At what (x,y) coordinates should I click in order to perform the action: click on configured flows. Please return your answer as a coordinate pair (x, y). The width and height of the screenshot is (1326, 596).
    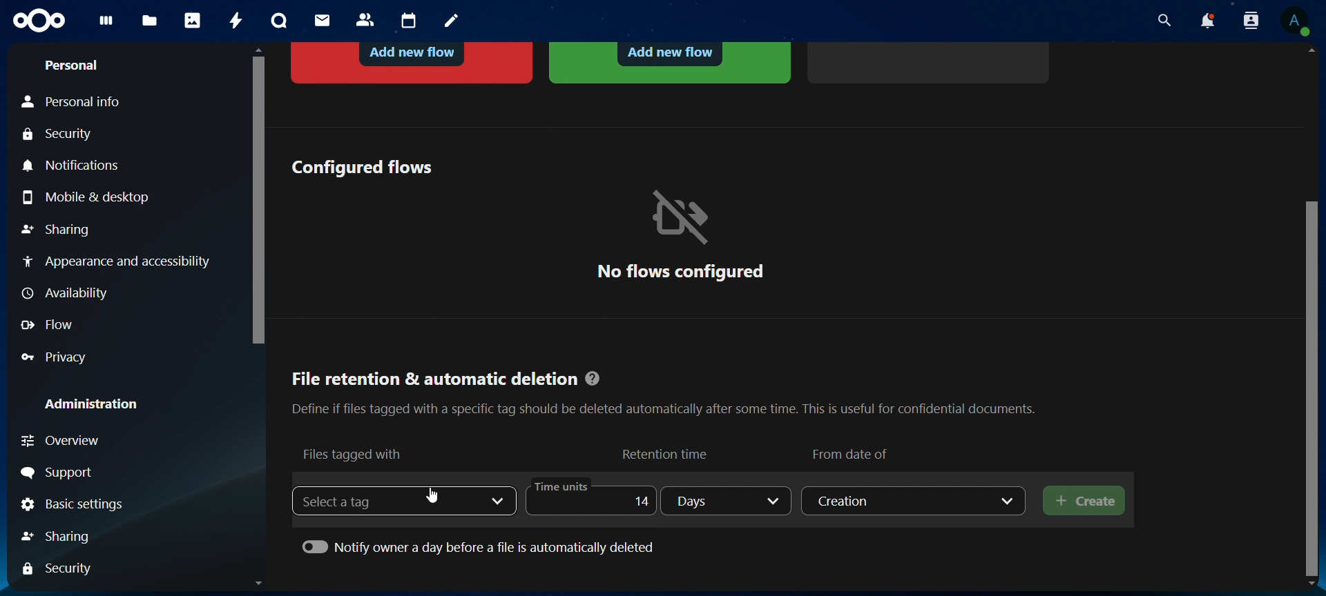
    Looking at the image, I should click on (361, 166).